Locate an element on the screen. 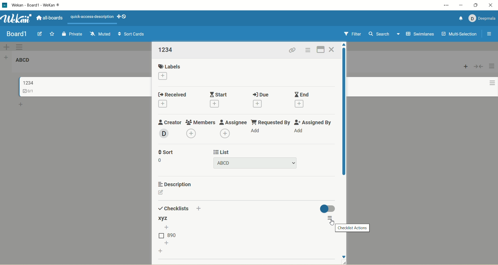  sort is located at coordinates (165, 152).